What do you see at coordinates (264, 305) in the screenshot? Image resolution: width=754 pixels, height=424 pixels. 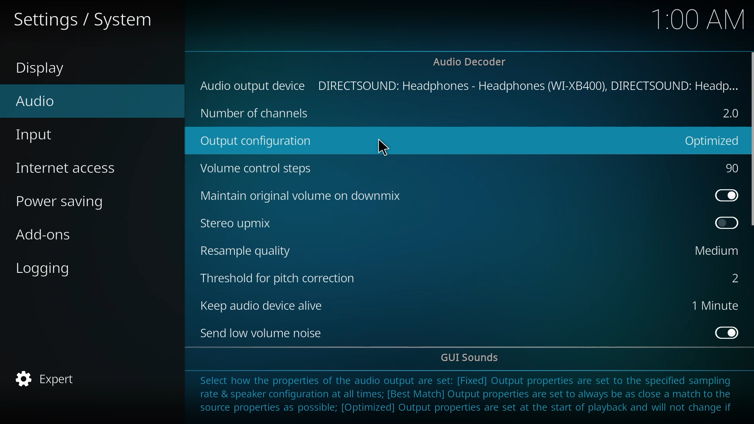 I see `keep audio` at bounding box center [264, 305].